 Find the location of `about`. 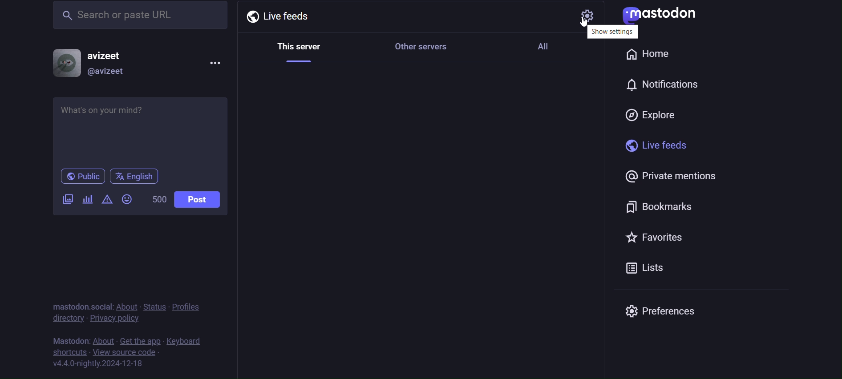

about is located at coordinates (101, 337).